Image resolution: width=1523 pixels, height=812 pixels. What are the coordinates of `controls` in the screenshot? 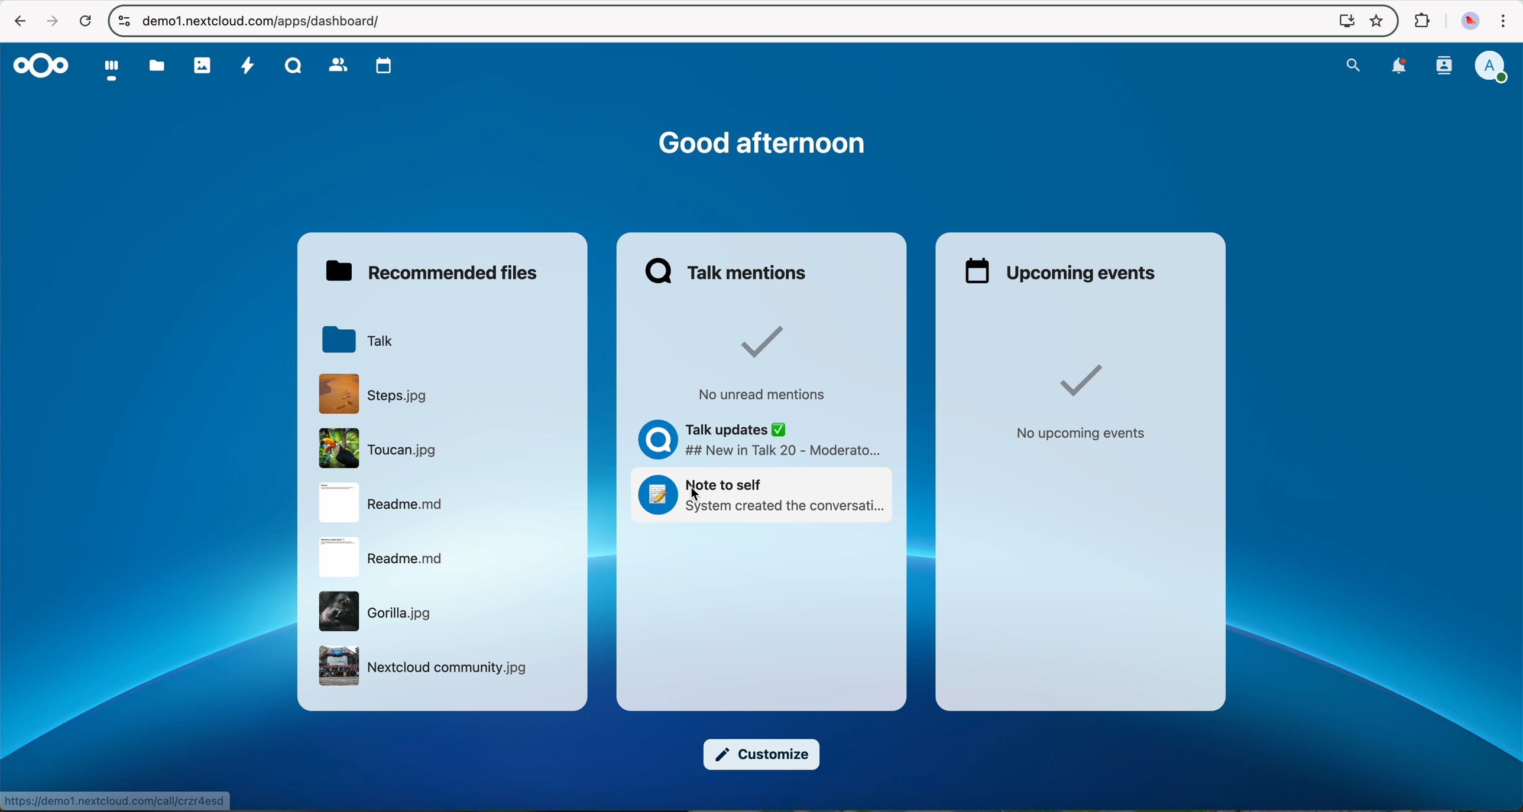 It's located at (122, 20).